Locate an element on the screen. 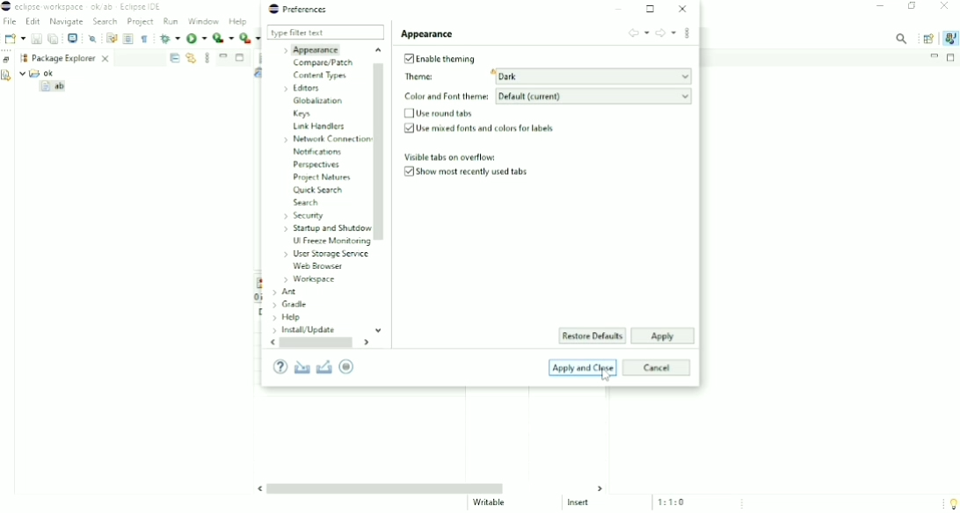  Close is located at coordinates (682, 9).